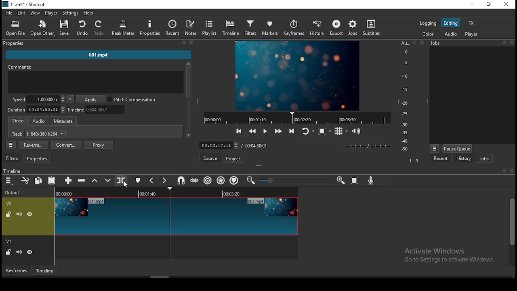 The height and width of the screenshot is (291, 517). What do you see at coordinates (124, 27) in the screenshot?
I see `peak meter` at bounding box center [124, 27].